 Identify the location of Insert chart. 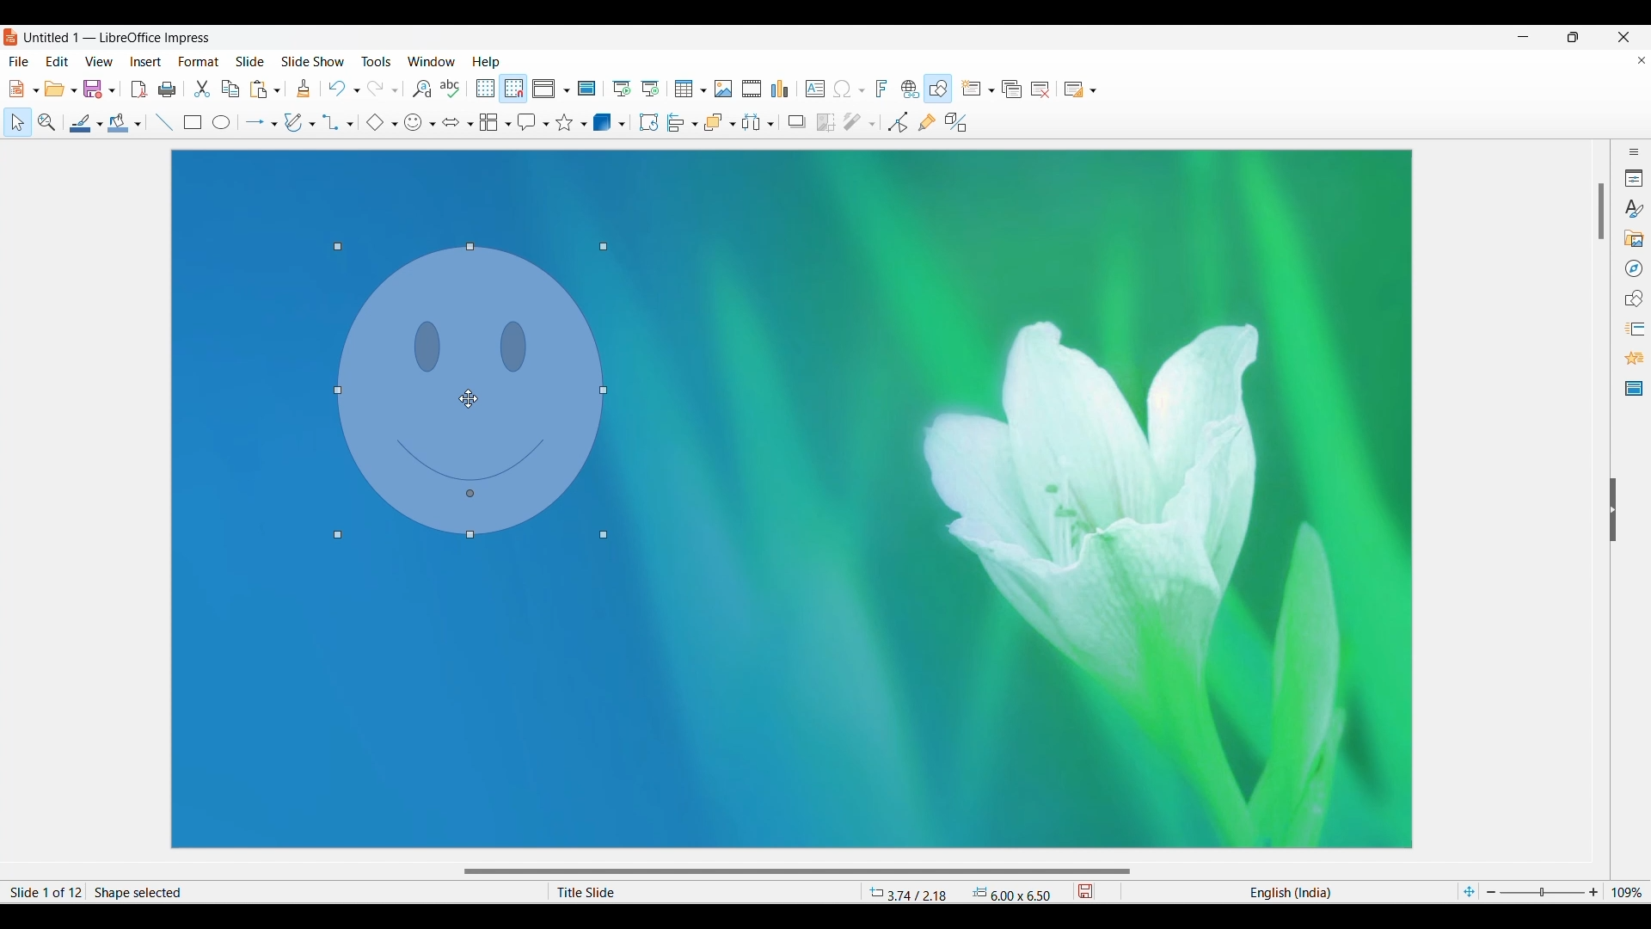
(780, 89).